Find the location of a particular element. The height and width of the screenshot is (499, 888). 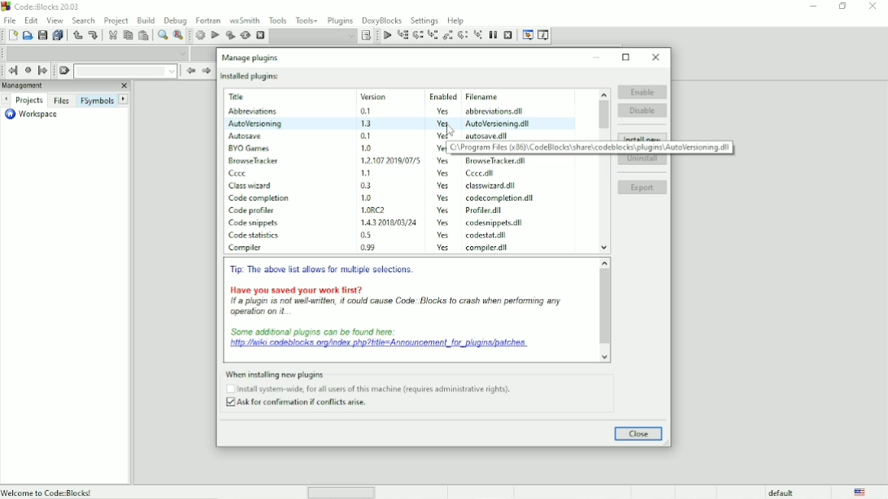

DoxyBlocks is located at coordinates (382, 20).